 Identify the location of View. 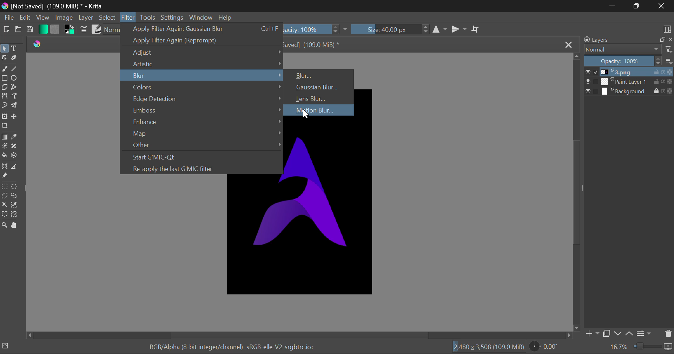
(42, 18).